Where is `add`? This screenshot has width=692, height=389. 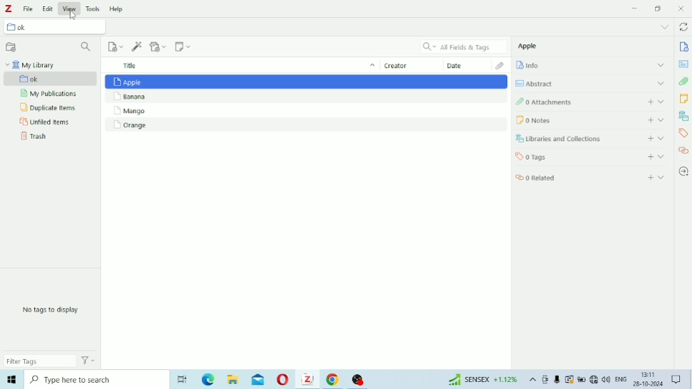
add is located at coordinates (649, 156).